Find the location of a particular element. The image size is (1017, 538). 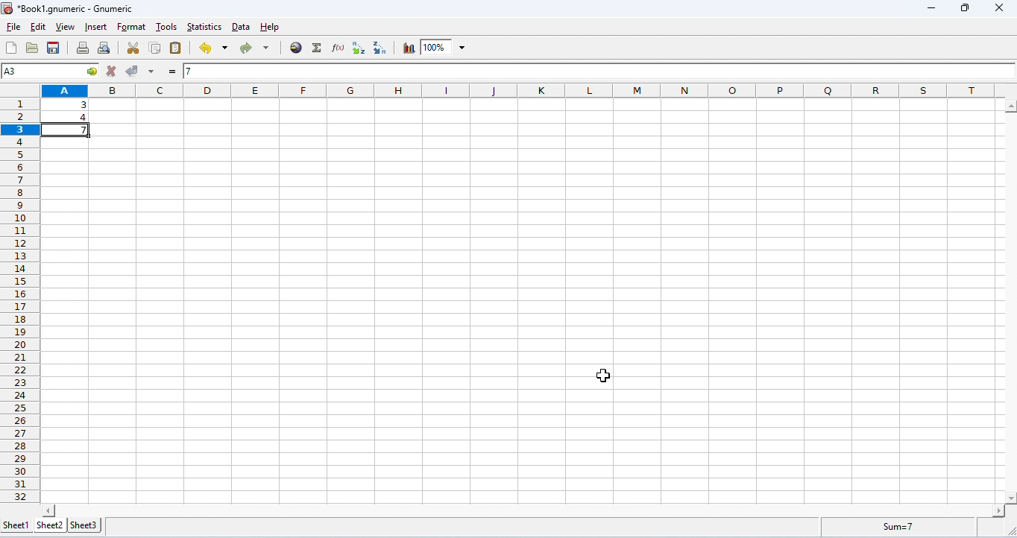

sort descending is located at coordinates (380, 49).